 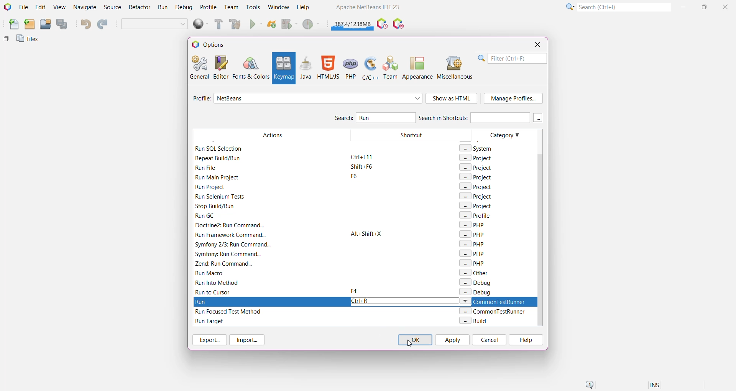 I want to click on Search, so click(x=623, y=7).